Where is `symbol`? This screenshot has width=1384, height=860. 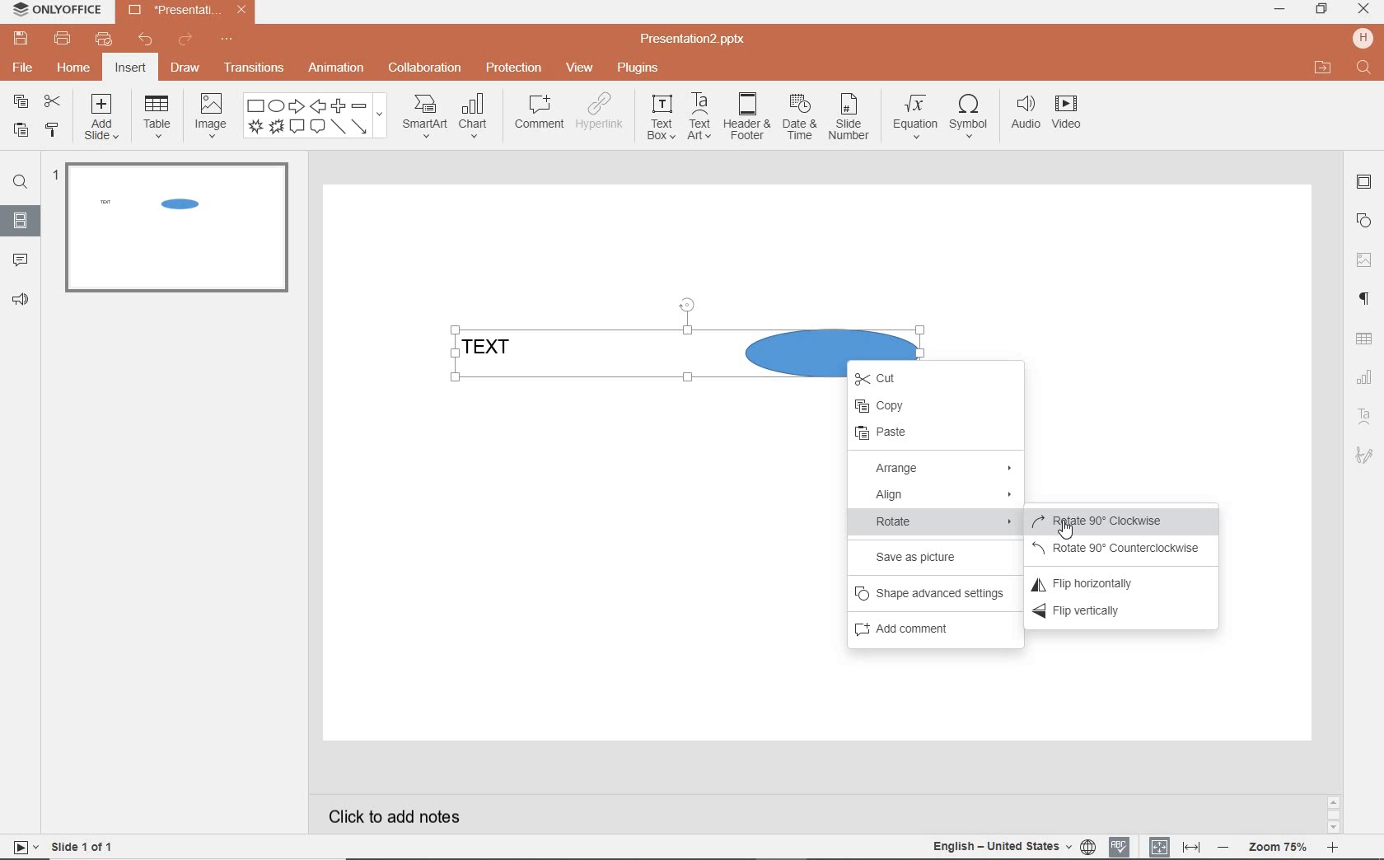 symbol is located at coordinates (966, 119).